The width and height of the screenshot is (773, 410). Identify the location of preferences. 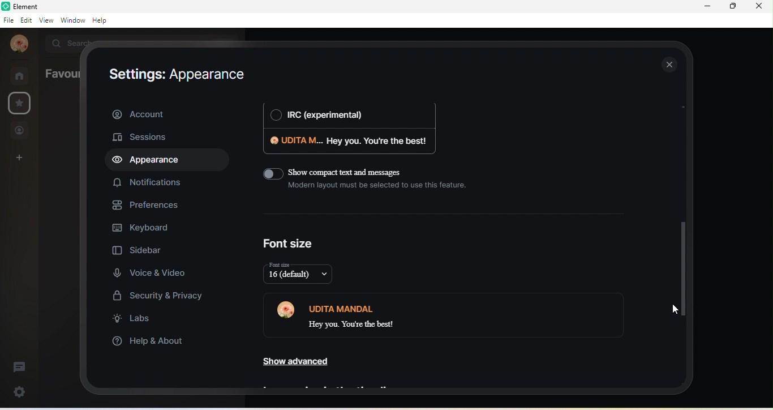
(145, 204).